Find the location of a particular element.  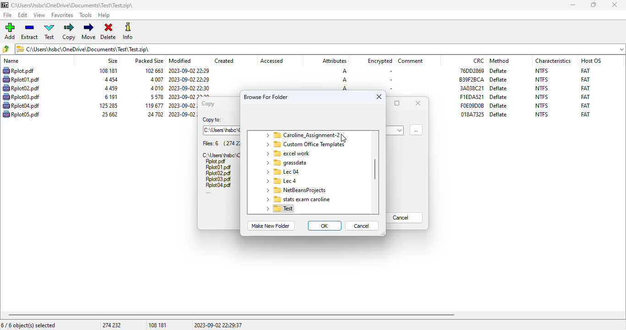

CRC is located at coordinates (479, 60).